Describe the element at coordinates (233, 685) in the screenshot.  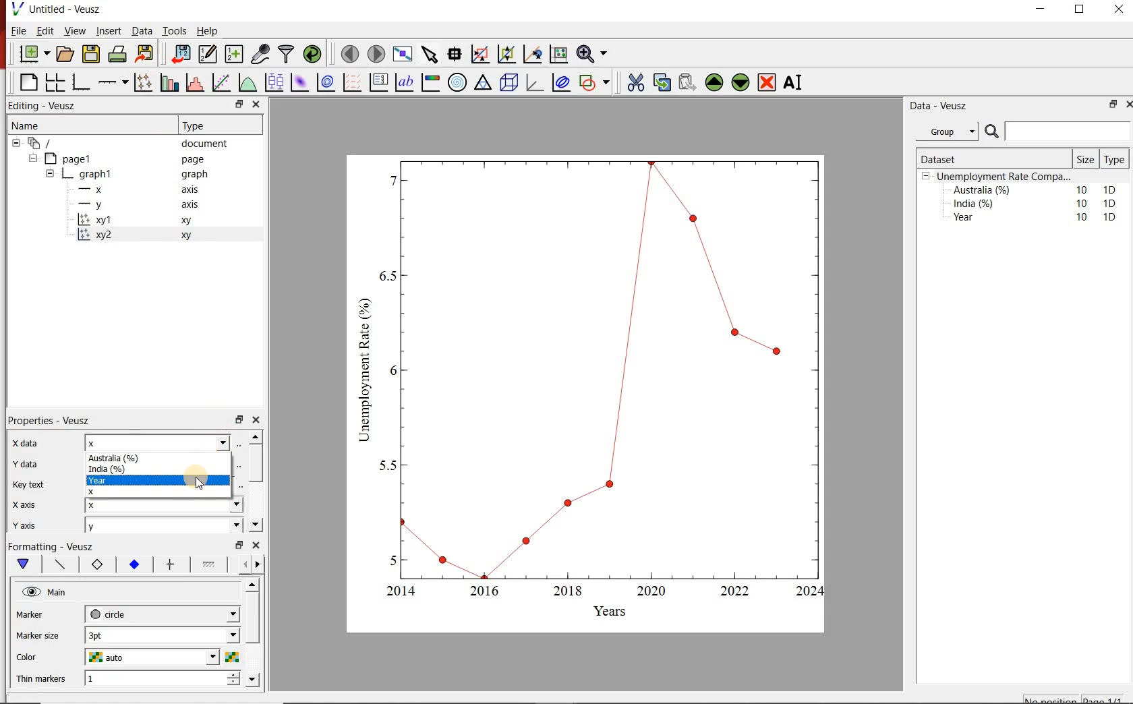
I see `decrease` at that location.